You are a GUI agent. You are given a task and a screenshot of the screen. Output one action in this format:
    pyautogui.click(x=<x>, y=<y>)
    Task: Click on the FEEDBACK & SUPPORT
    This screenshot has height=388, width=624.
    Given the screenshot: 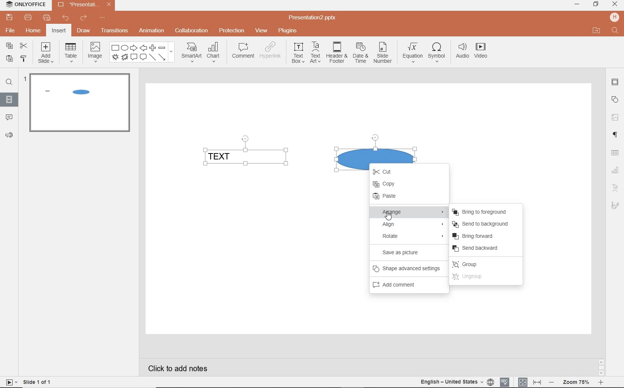 What is the action you would take?
    pyautogui.click(x=9, y=135)
    